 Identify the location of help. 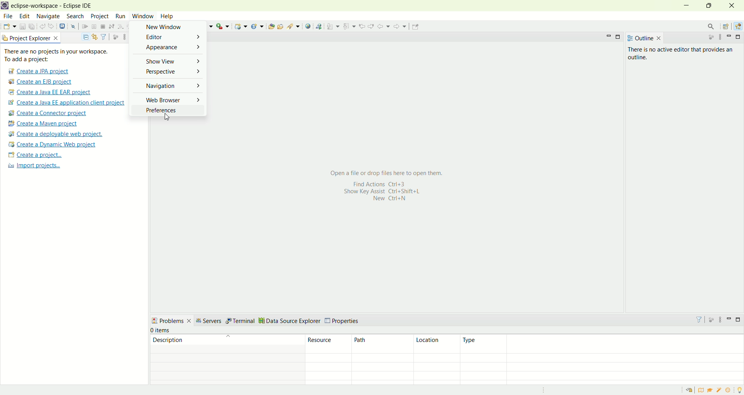
(169, 17).